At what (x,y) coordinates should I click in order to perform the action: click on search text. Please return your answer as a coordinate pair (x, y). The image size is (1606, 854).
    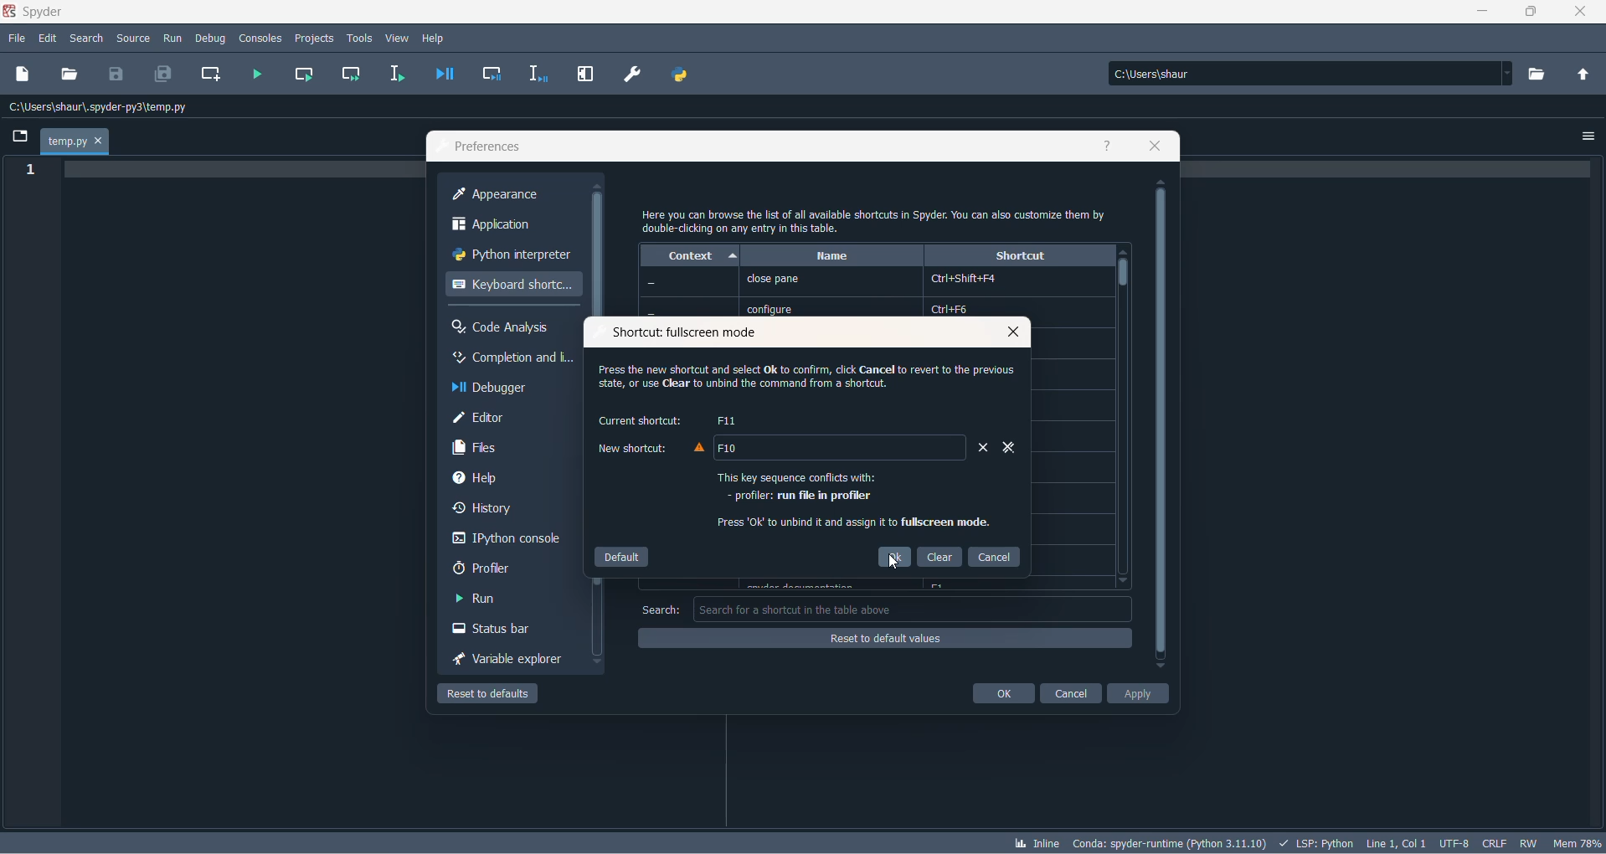
    Looking at the image, I should click on (660, 610).